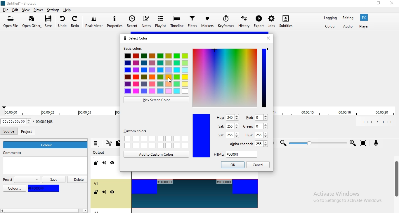 This screenshot has width=399, height=213. Describe the element at coordinates (193, 178) in the screenshot. I see `Video track` at that location.